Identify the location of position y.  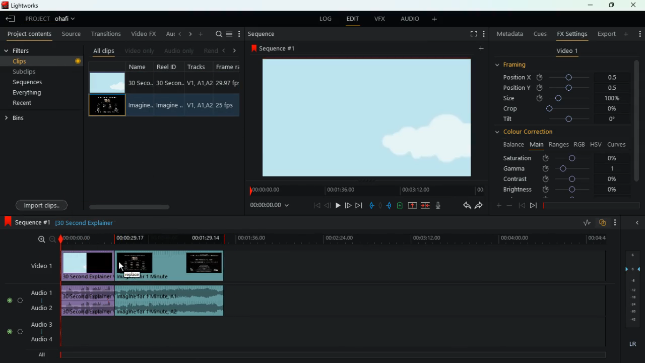
(565, 87).